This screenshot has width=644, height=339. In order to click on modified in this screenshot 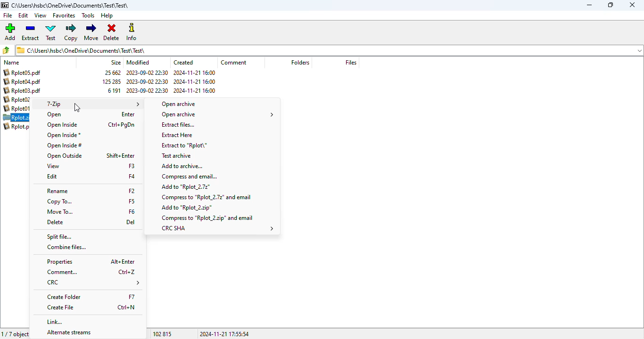, I will do `click(139, 62)`.